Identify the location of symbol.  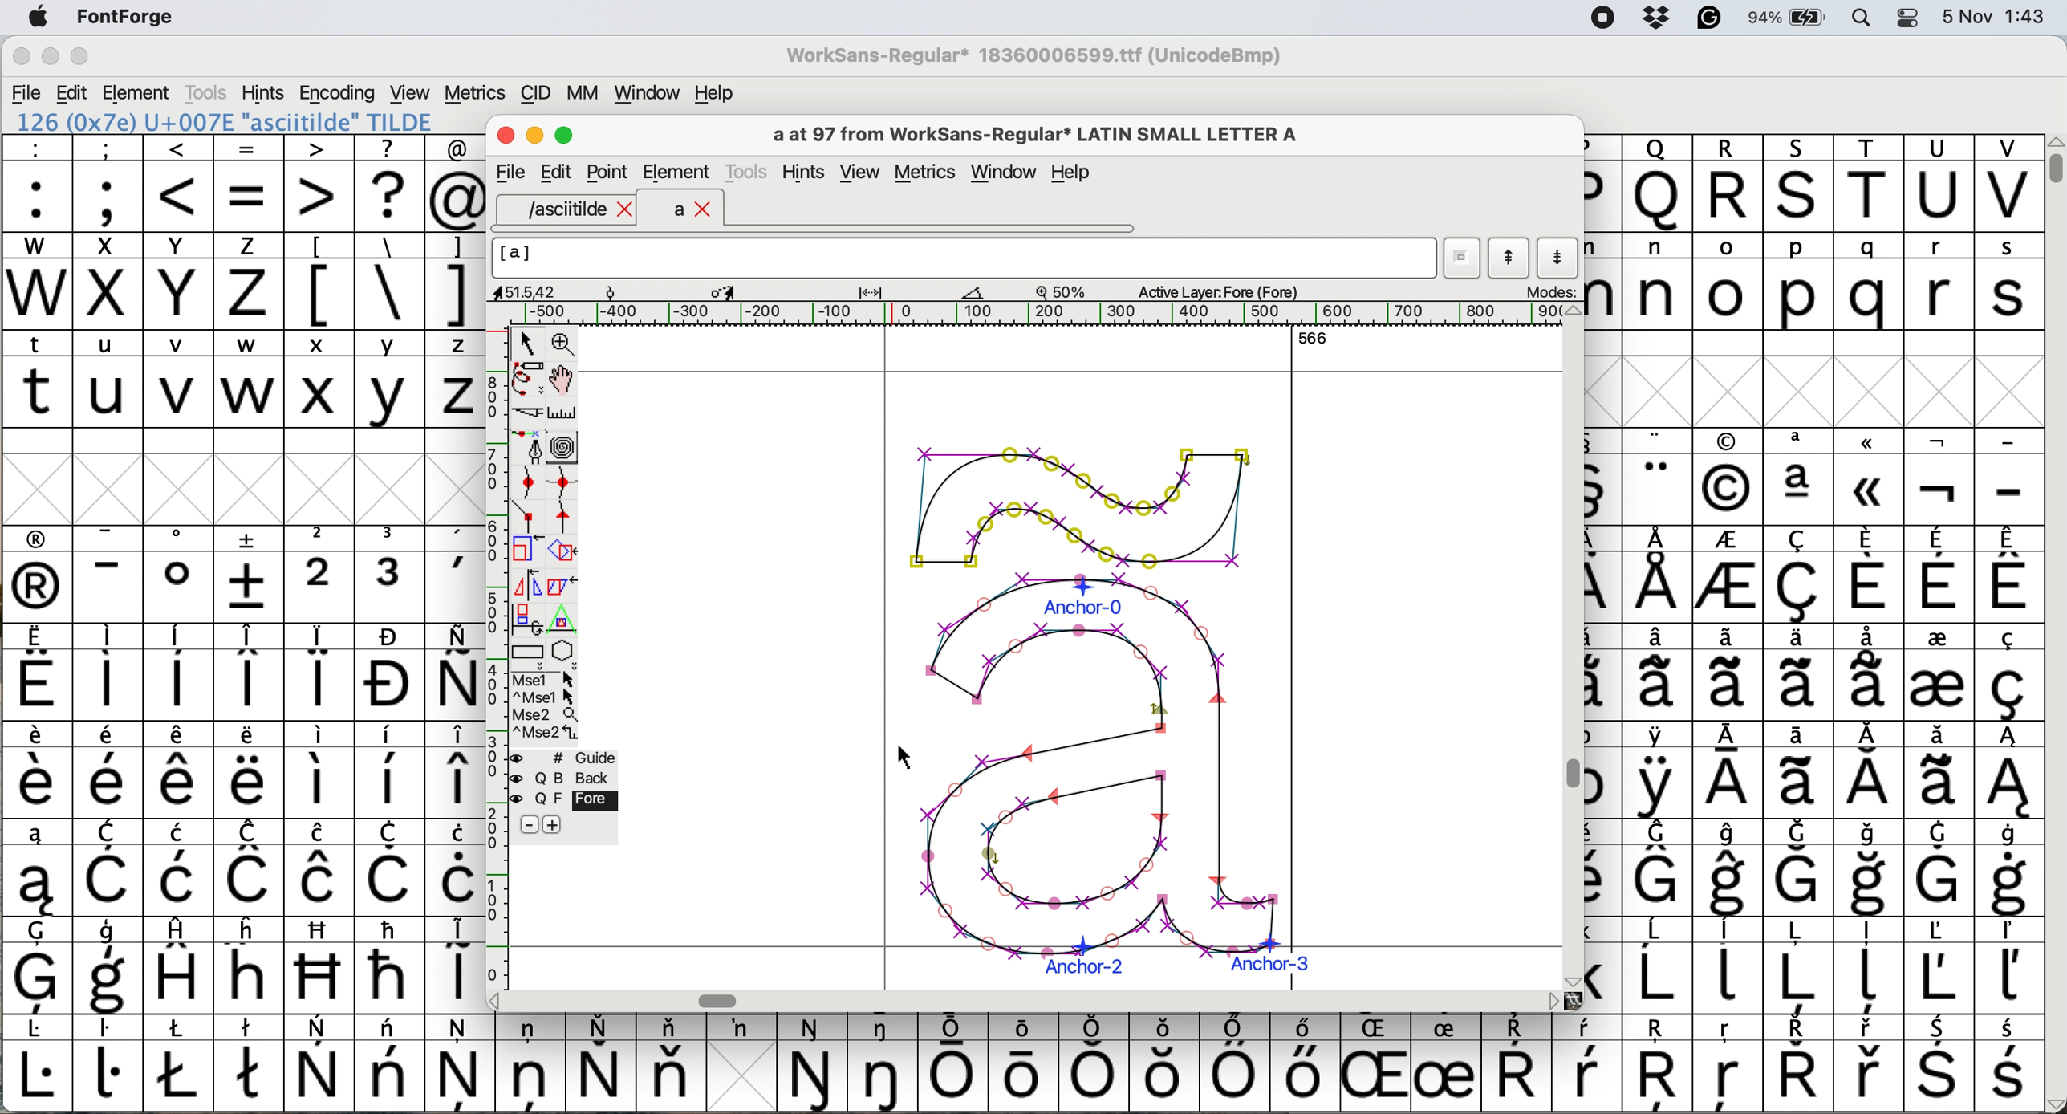
(109, 770).